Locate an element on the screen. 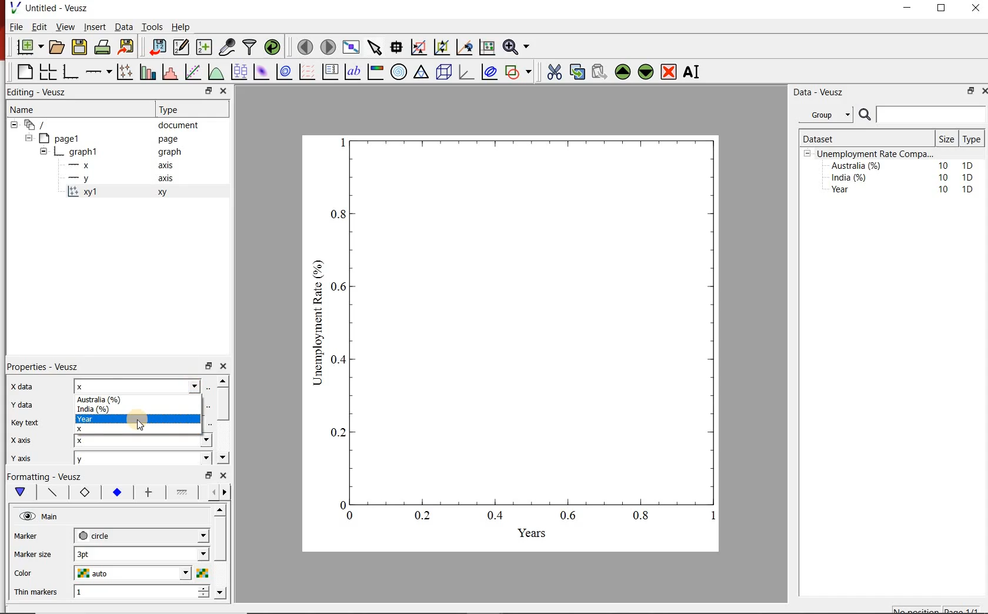  move down is located at coordinates (222, 457).